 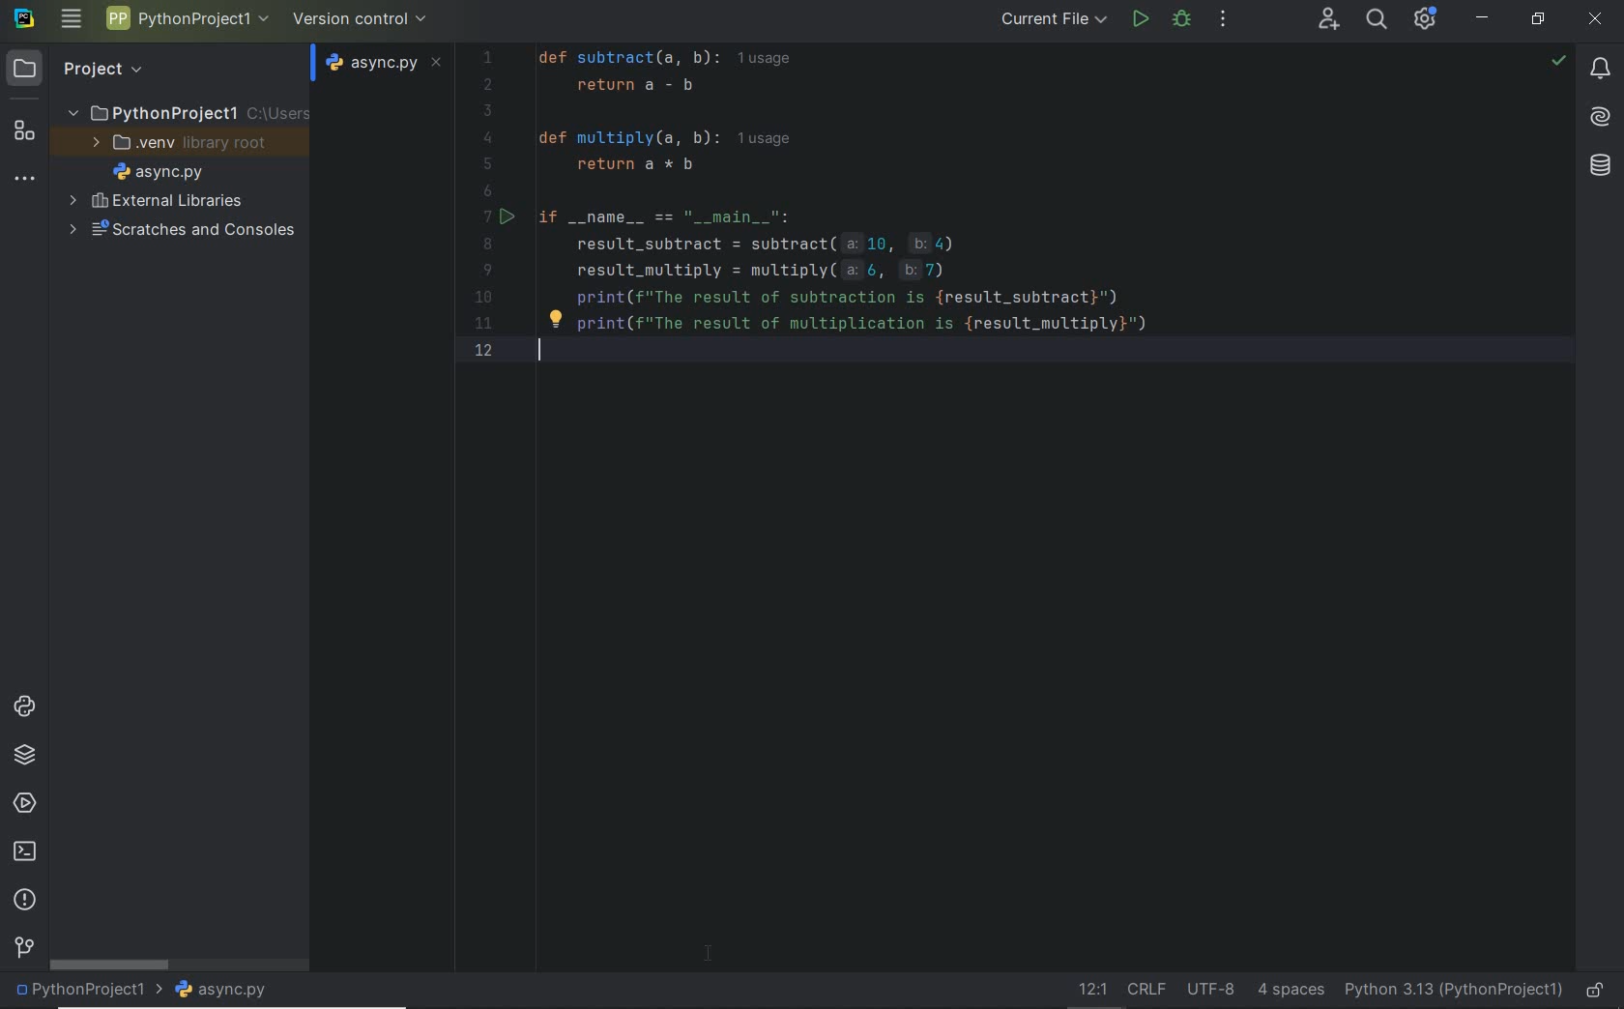 What do you see at coordinates (1211, 990) in the screenshot?
I see `file encoding` at bounding box center [1211, 990].